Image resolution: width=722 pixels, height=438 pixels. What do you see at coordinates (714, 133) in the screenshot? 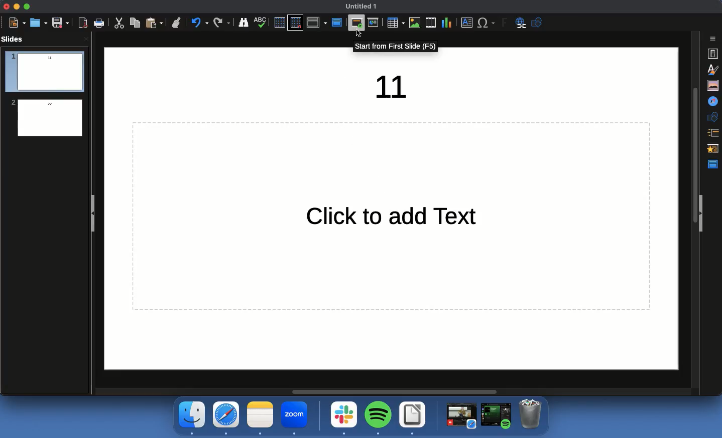
I see `Slide transition` at bounding box center [714, 133].